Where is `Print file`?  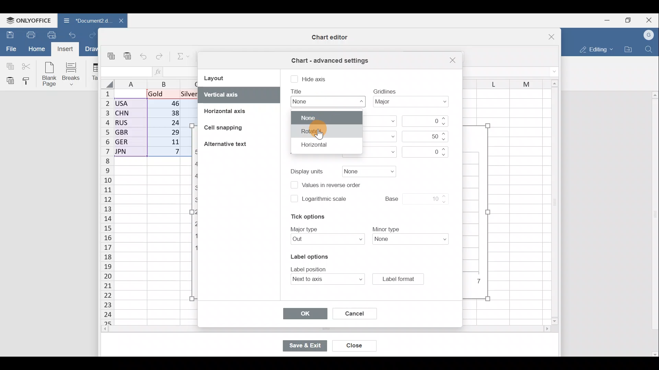
Print file is located at coordinates (29, 34).